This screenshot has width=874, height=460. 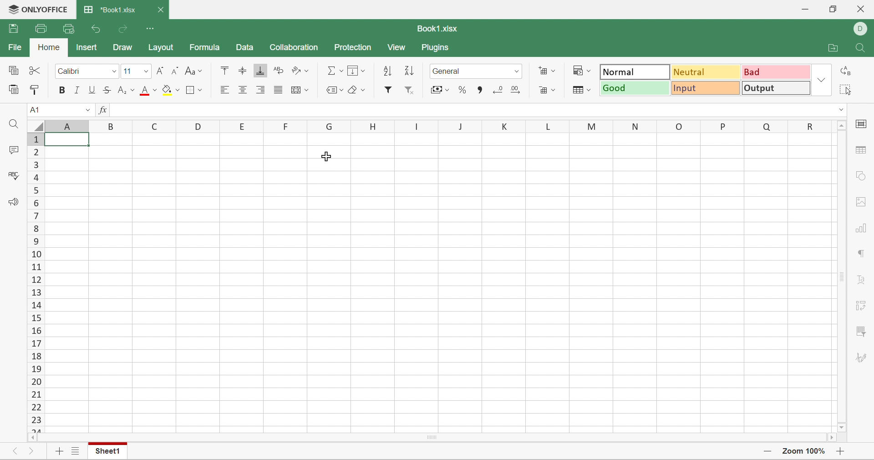 I want to click on Image settings, so click(x=861, y=201).